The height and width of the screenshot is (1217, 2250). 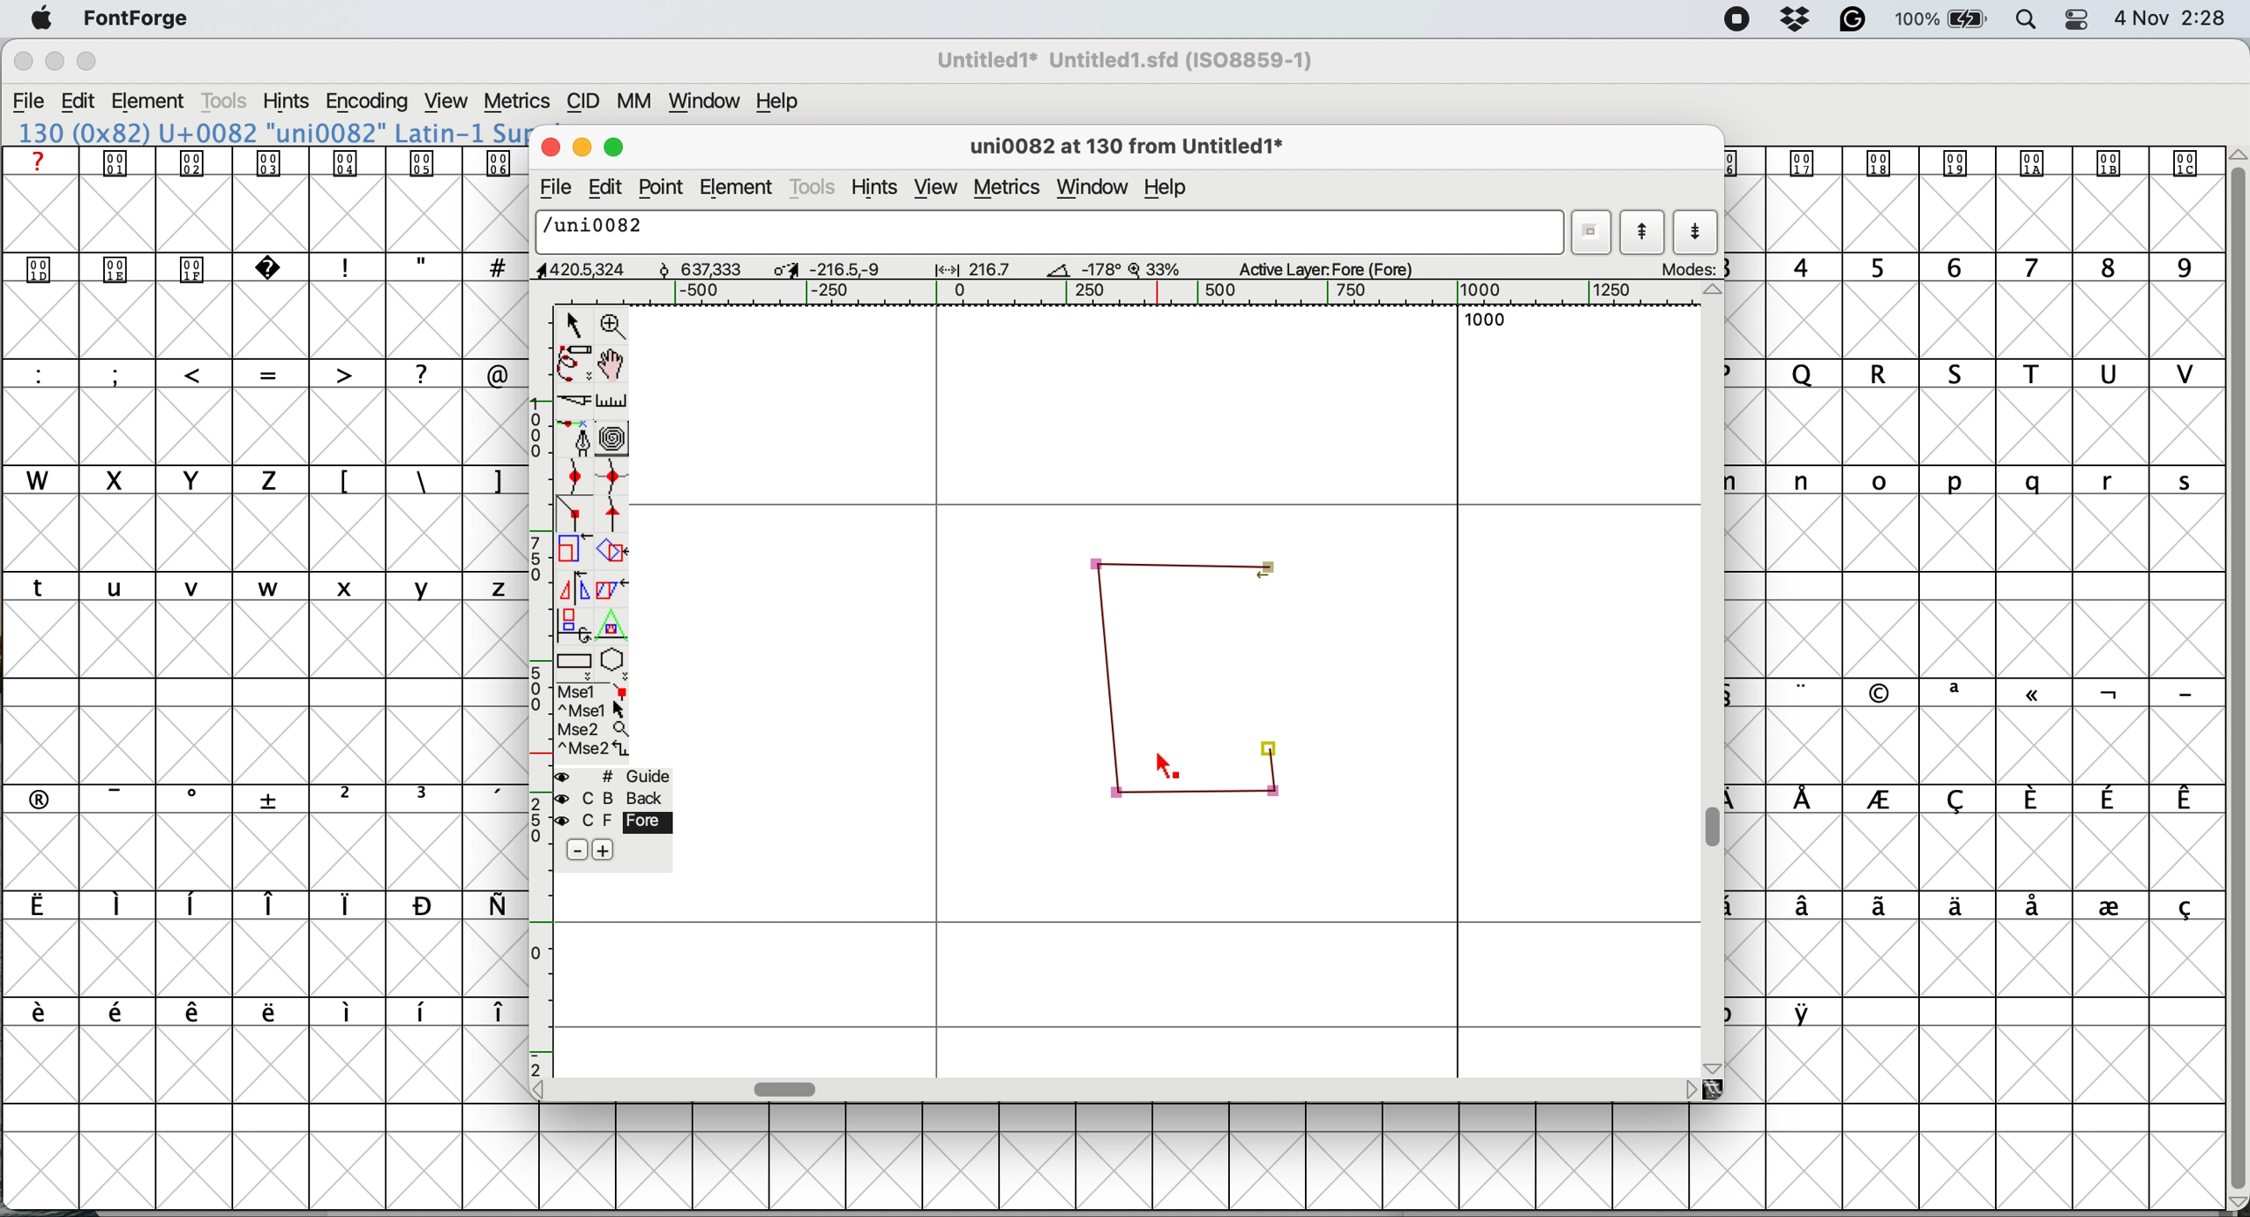 I want to click on edit, so click(x=602, y=189).